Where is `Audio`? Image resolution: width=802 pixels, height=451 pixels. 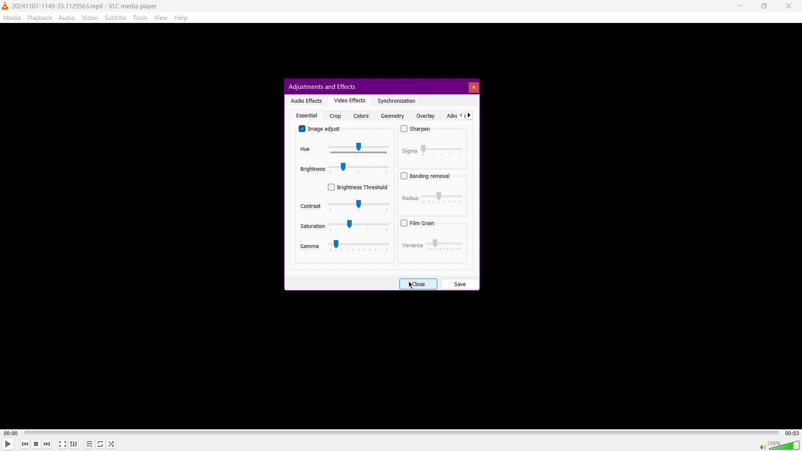 Audio is located at coordinates (67, 18).